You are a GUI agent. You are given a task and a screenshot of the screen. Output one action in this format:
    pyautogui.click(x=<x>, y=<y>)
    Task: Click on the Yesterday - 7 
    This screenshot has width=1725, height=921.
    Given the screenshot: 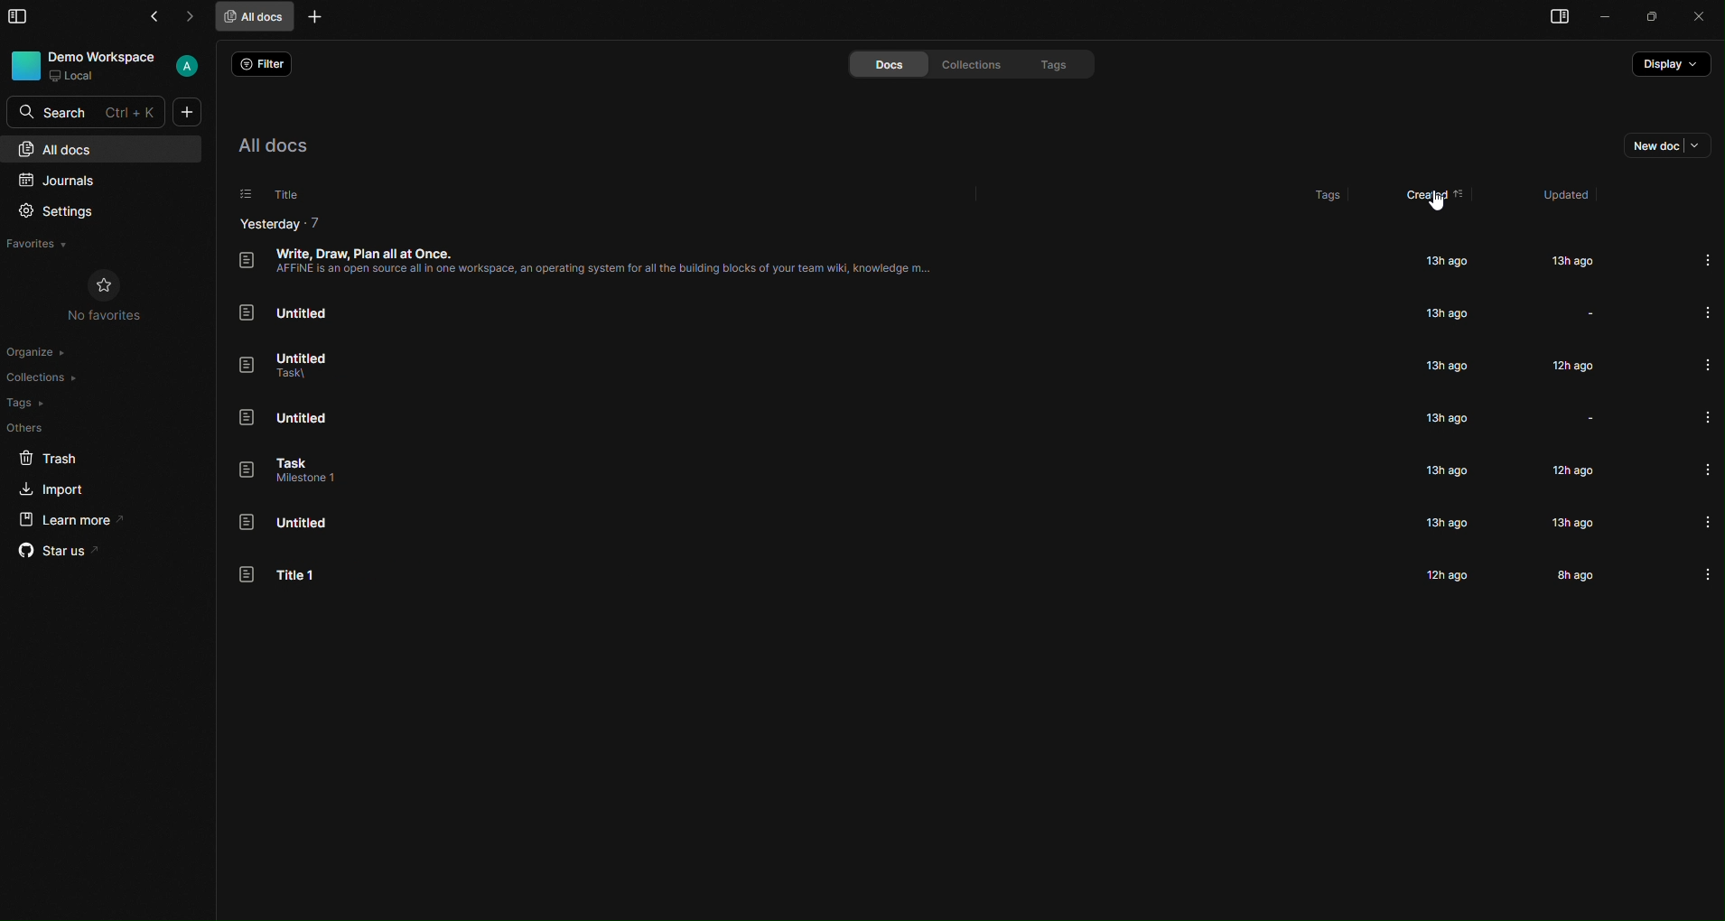 What is the action you would take?
    pyautogui.click(x=281, y=223)
    